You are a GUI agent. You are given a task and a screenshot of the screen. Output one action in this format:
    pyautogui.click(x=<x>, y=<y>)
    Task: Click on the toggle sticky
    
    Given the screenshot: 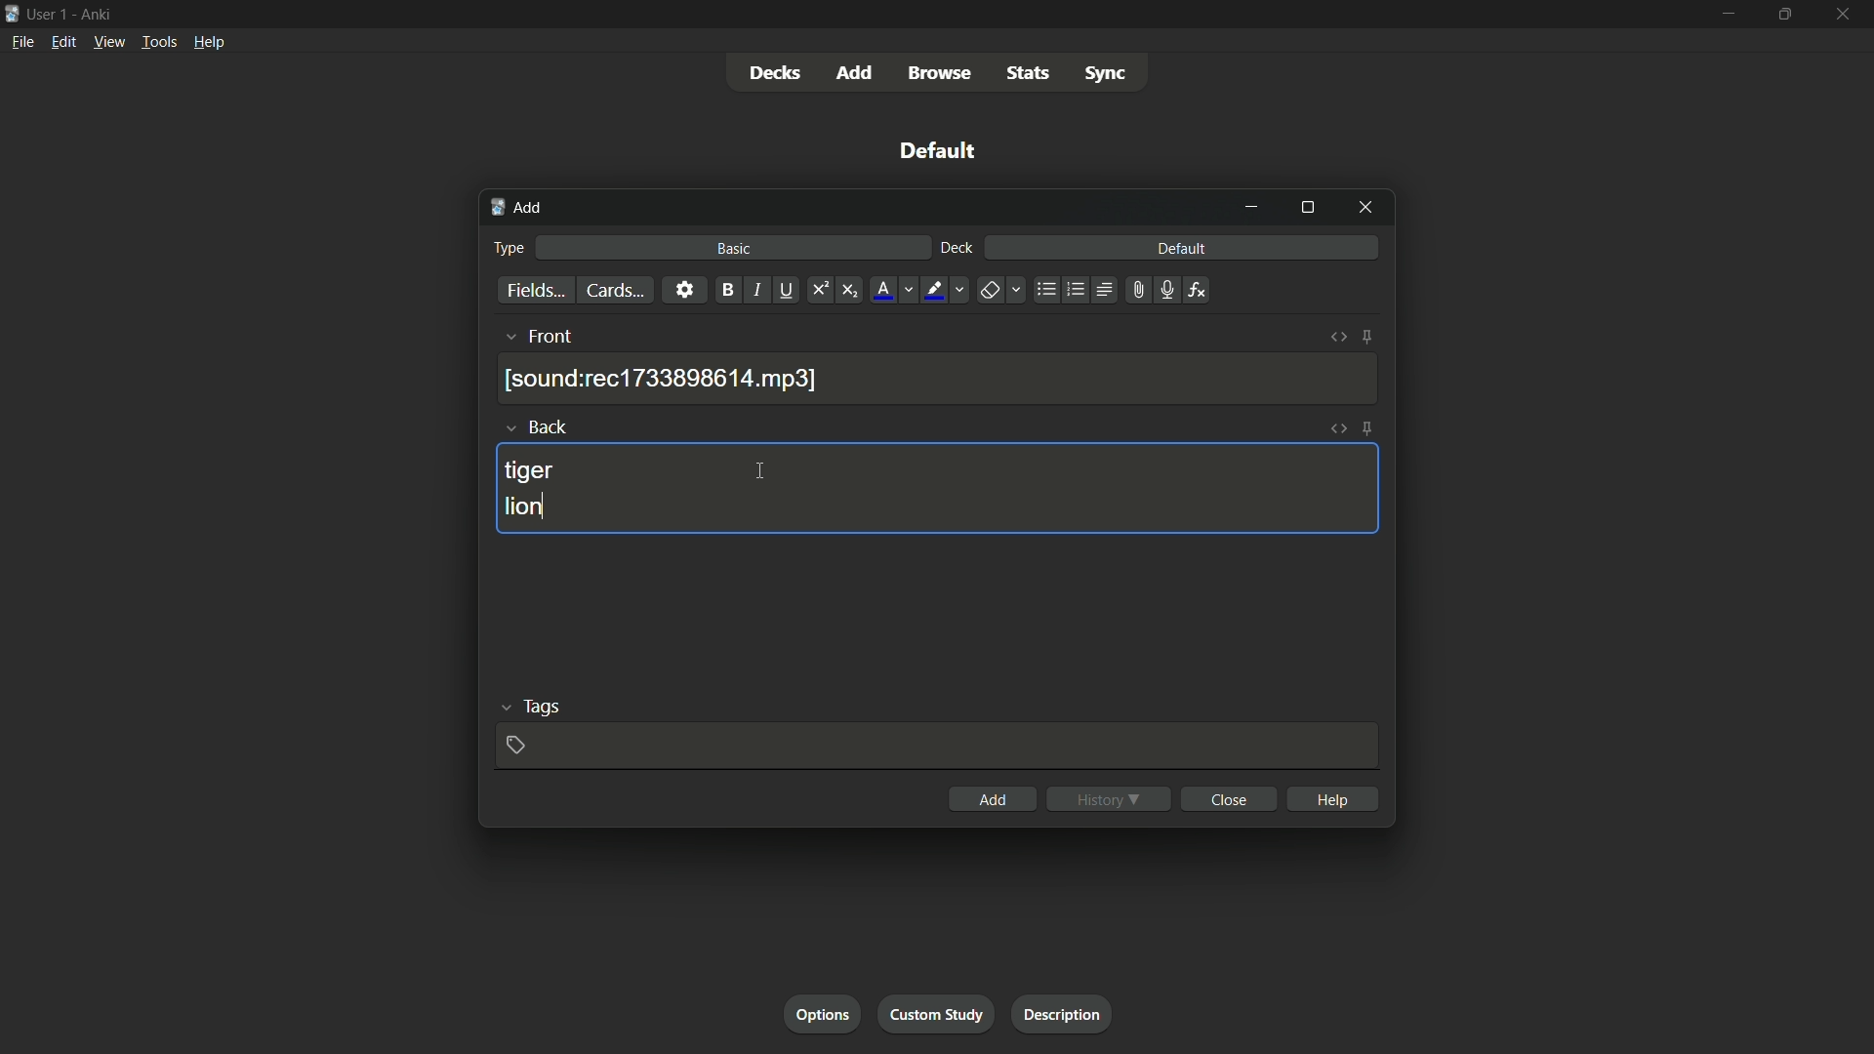 What is the action you would take?
    pyautogui.click(x=1367, y=428)
    